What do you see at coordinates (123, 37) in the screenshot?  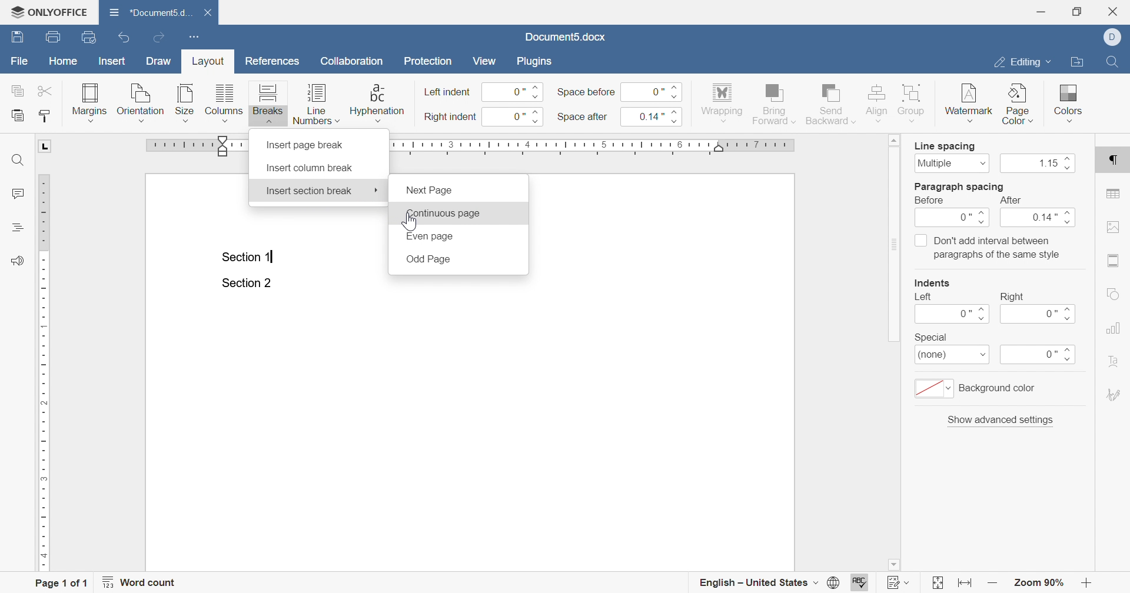 I see `undo` at bounding box center [123, 37].